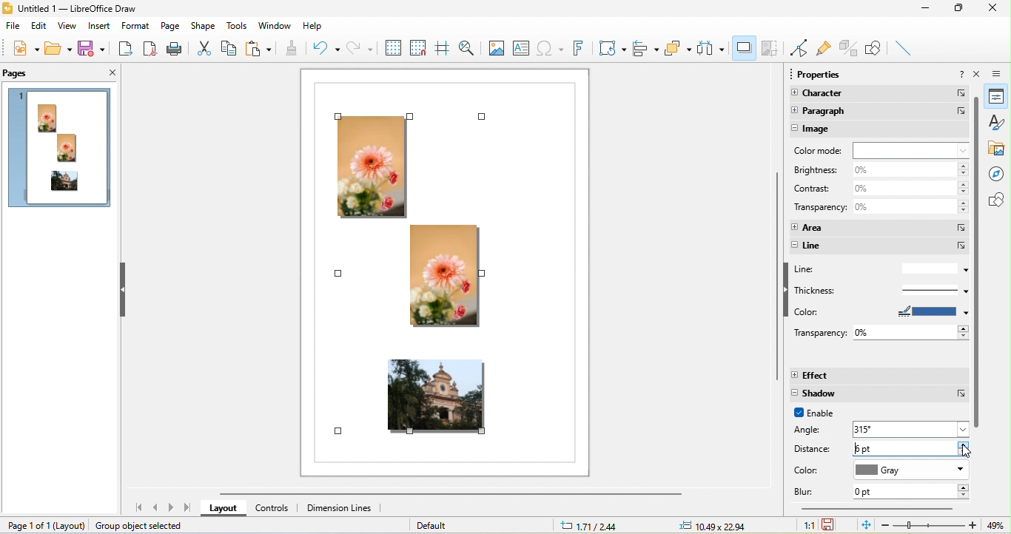 Image resolution: width=1011 pixels, height=534 pixels. Describe the element at coordinates (821, 414) in the screenshot. I see `enable` at that location.